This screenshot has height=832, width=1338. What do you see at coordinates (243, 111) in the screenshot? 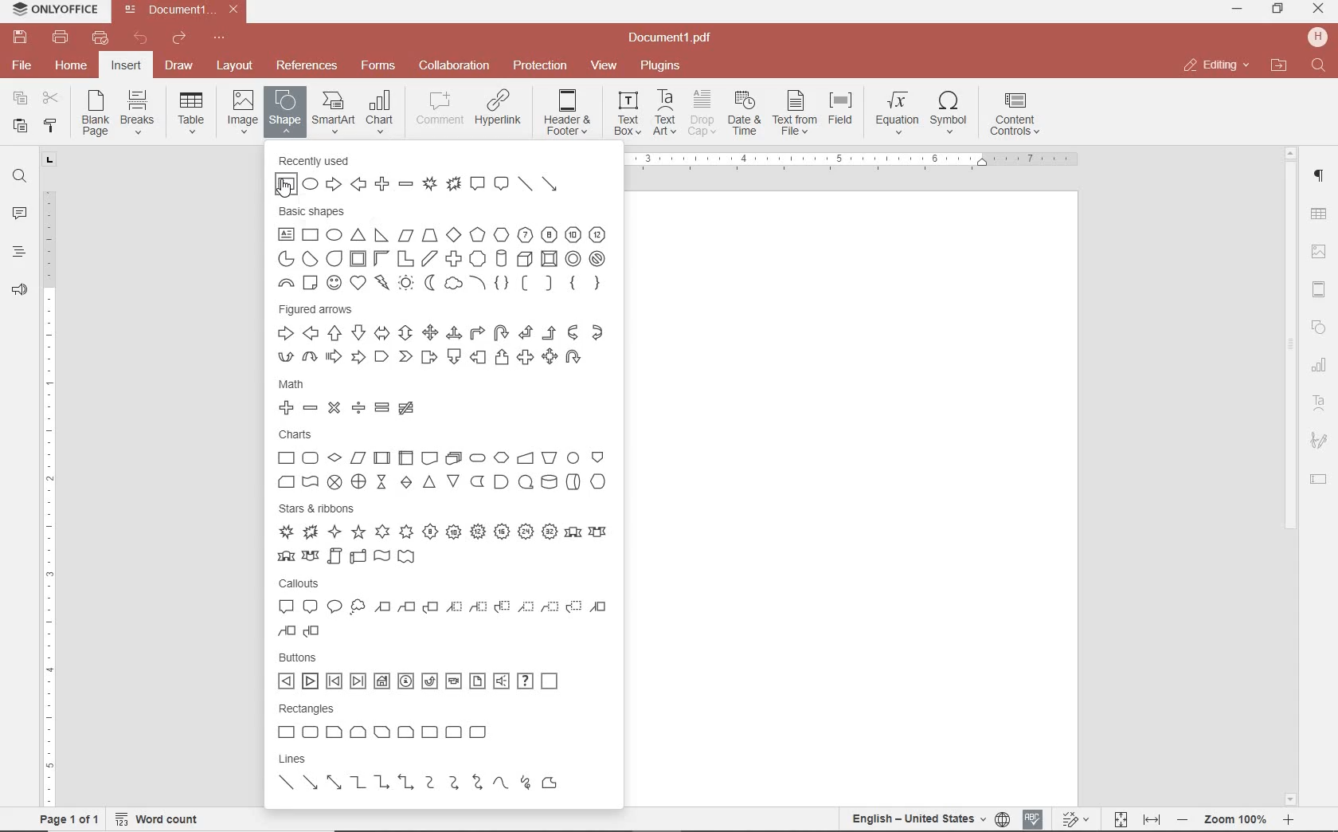
I see `INSERT IMAGES` at bounding box center [243, 111].